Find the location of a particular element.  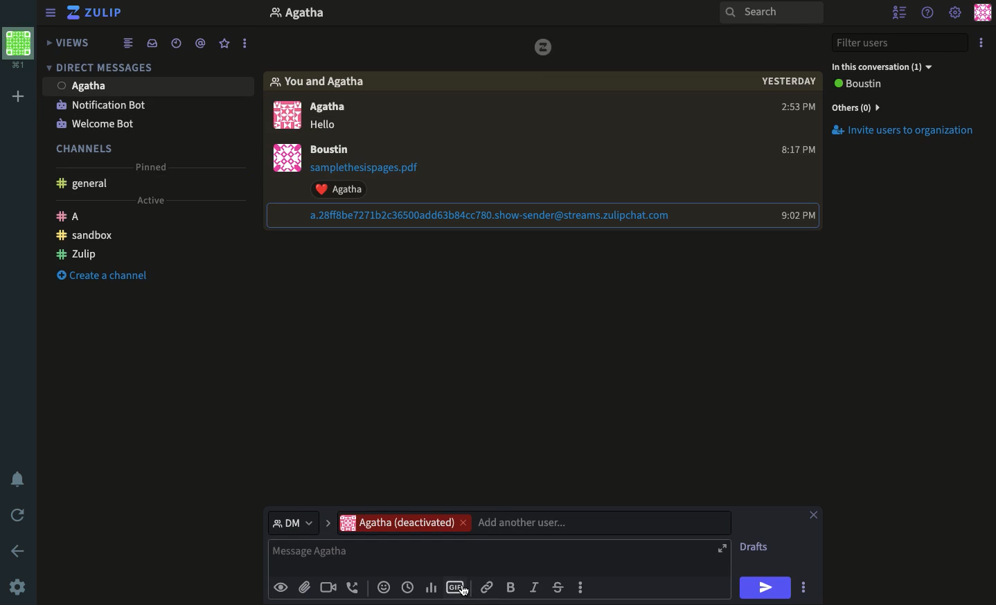

Options is located at coordinates (981, 44).